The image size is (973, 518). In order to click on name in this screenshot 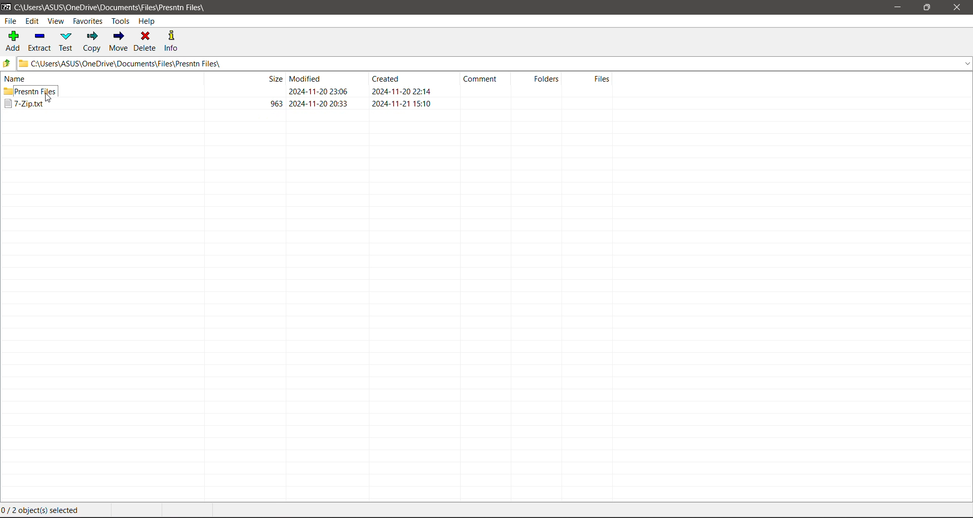, I will do `click(20, 78)`.